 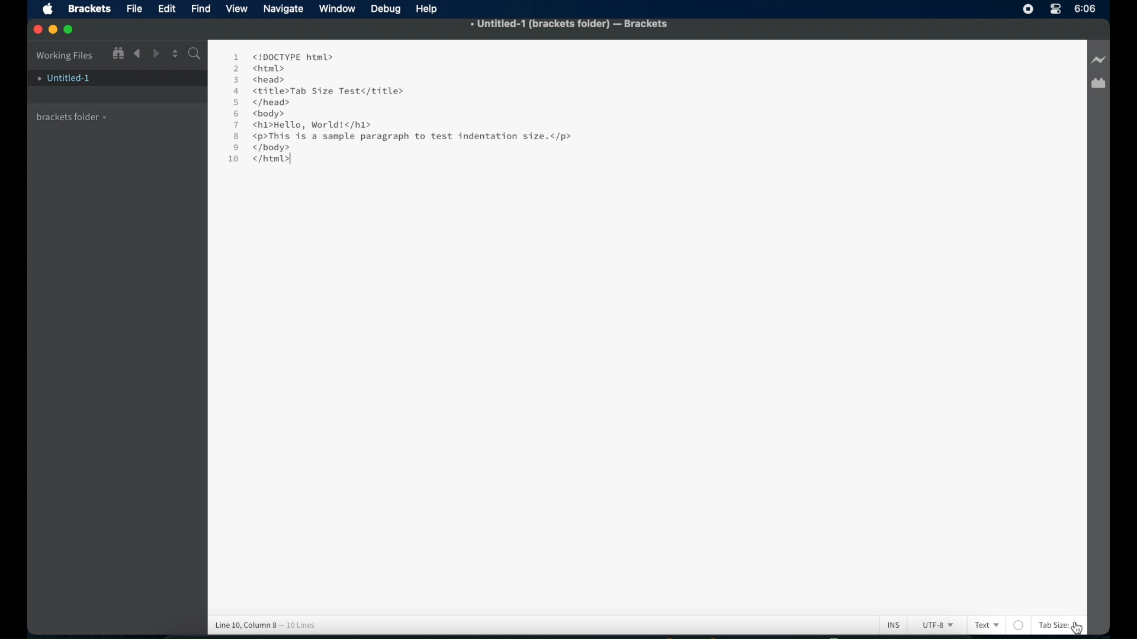 What do you see at coordinates (194, 55) in the screenshot?
I see `Find` at bounding box center [194, 55].